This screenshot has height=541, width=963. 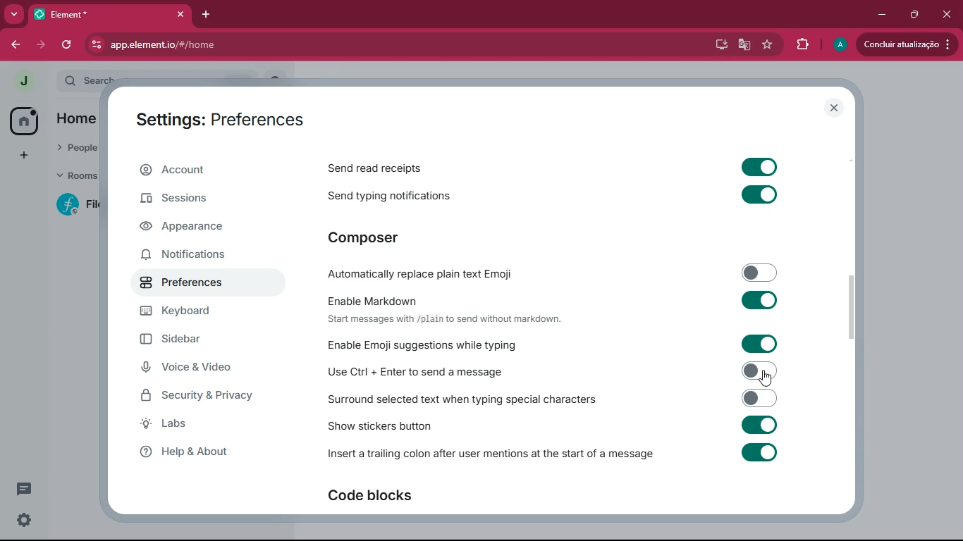 What do you see at coordinates (385, 197) in the screenshot?
I see `send typing notifications` at bounding box center [385, 197].